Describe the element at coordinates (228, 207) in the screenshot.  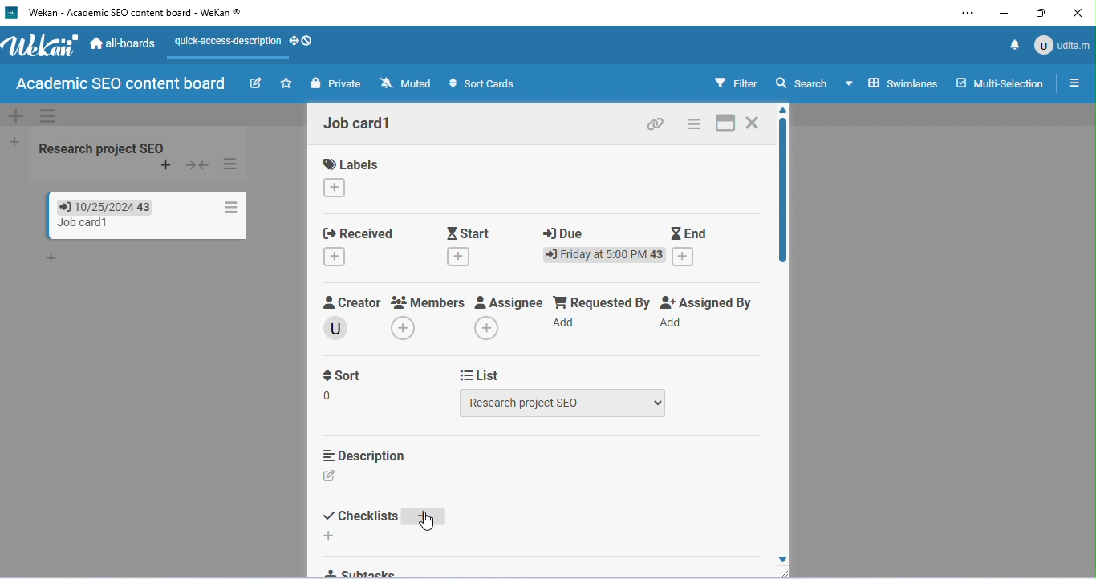
I see `card actions` at that location.